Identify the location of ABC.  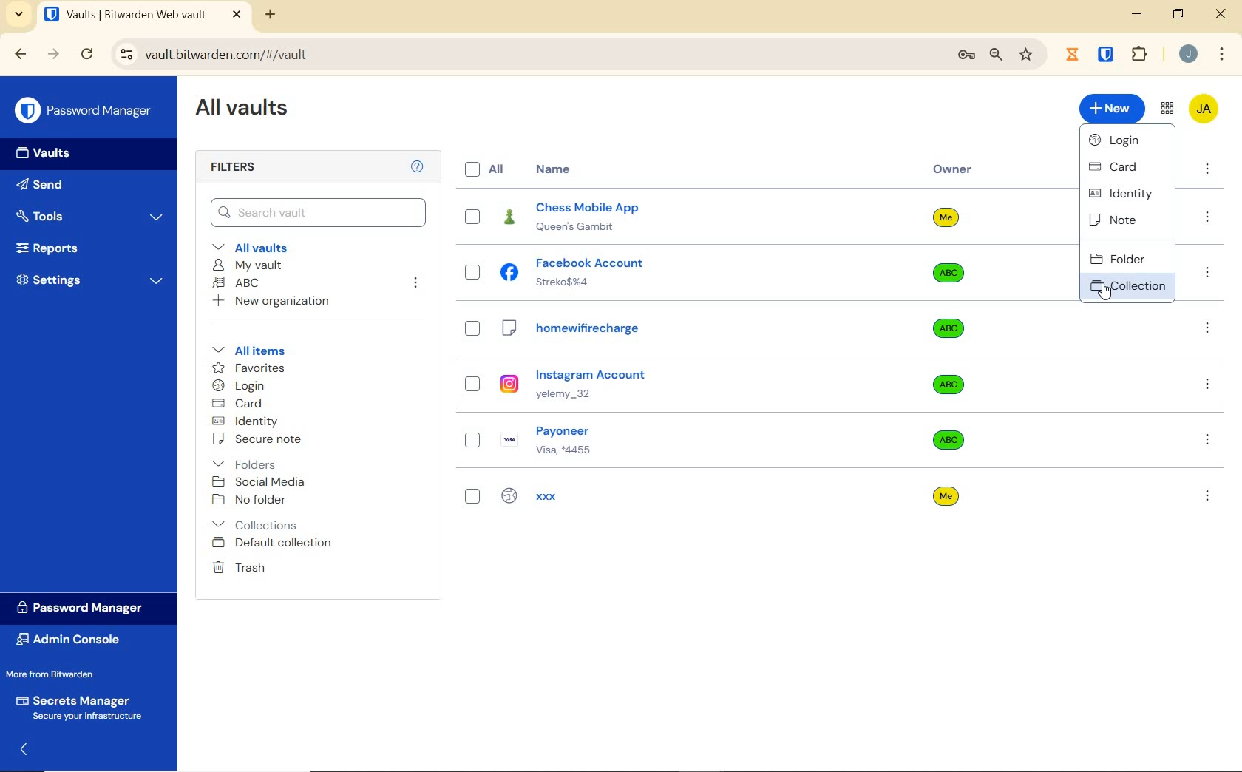
(239, 283).